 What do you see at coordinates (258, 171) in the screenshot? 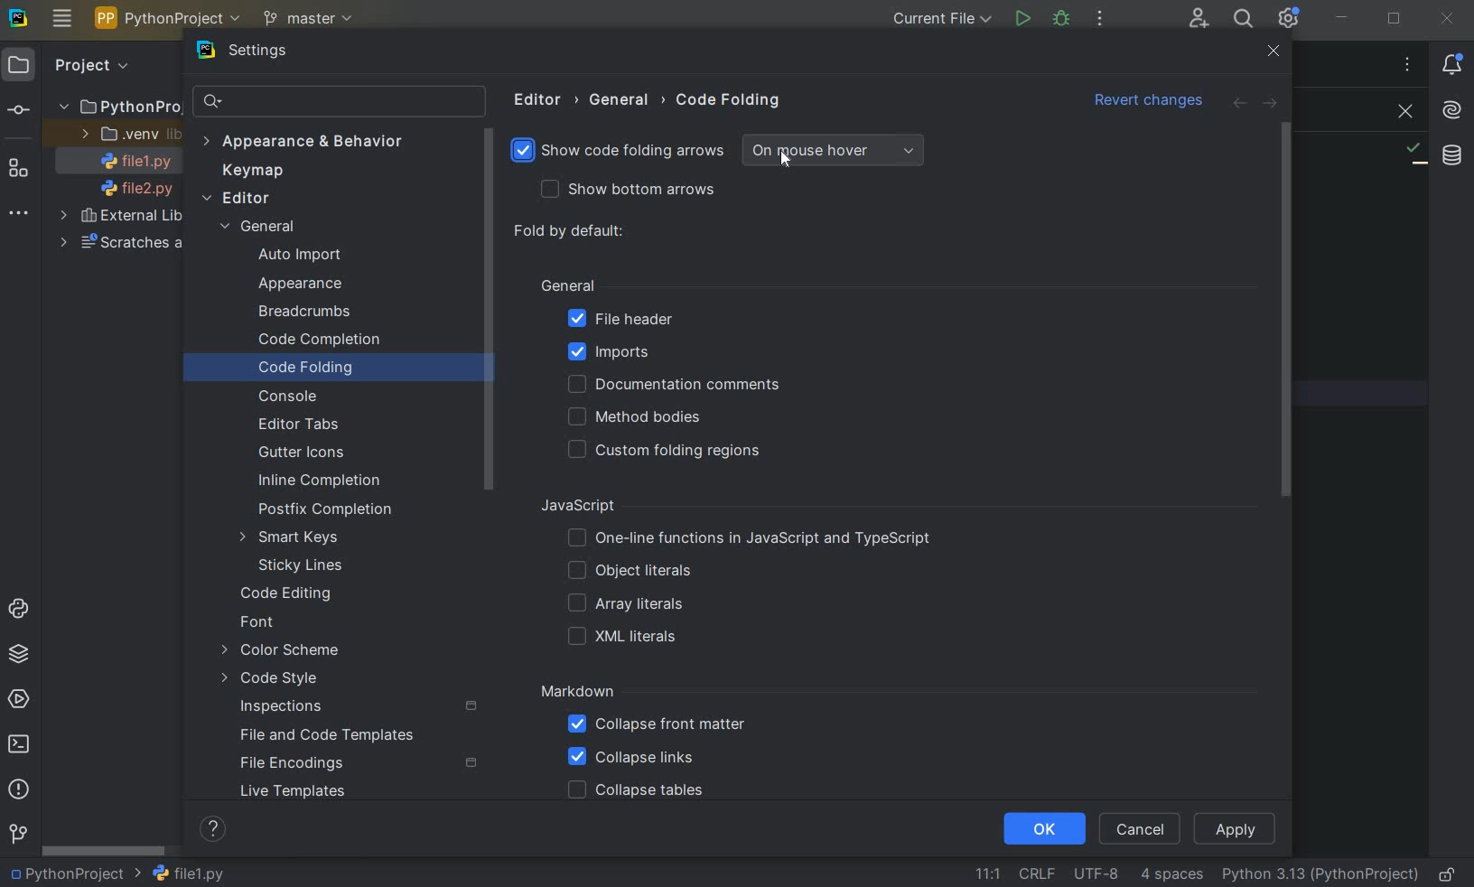
I see `KEYMAP` at bounding box center [258, 171].